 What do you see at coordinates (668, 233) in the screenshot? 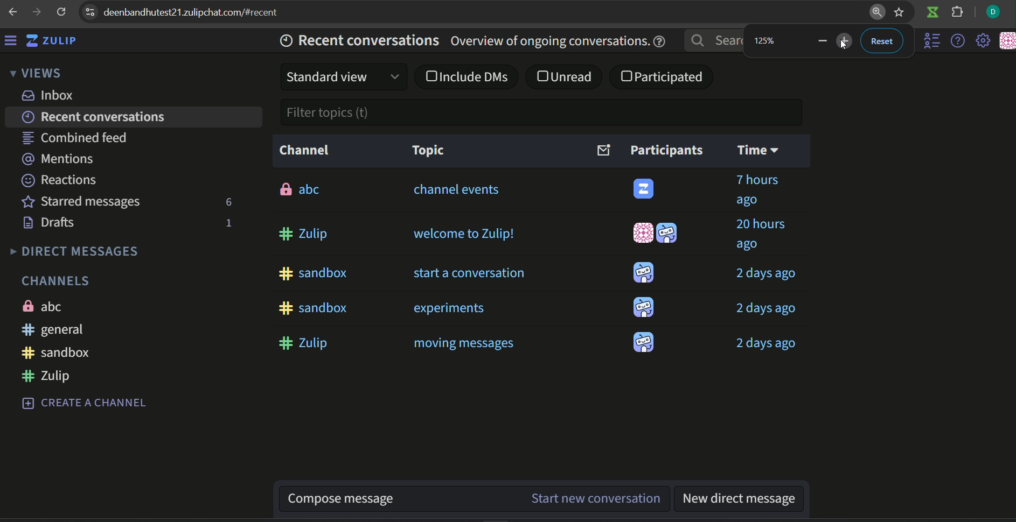
I see `icon` at bounding box center [668, 233].